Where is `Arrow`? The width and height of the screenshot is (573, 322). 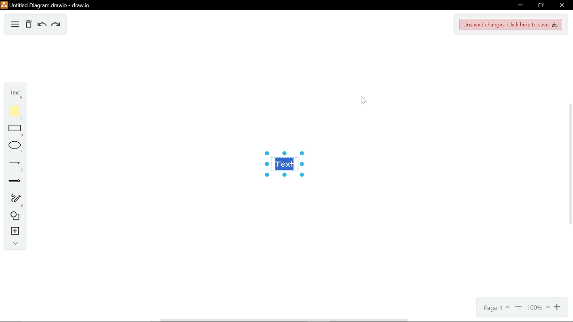 Arrow is located at coordinates (13, 182).